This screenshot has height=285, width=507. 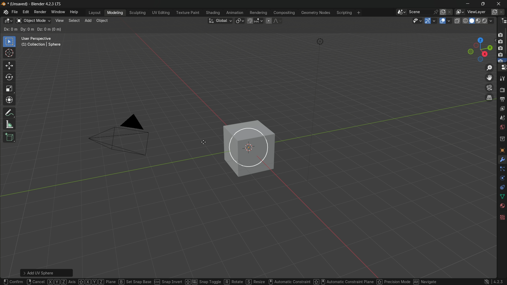 I want to click on select box, so click(x=9, y=42).